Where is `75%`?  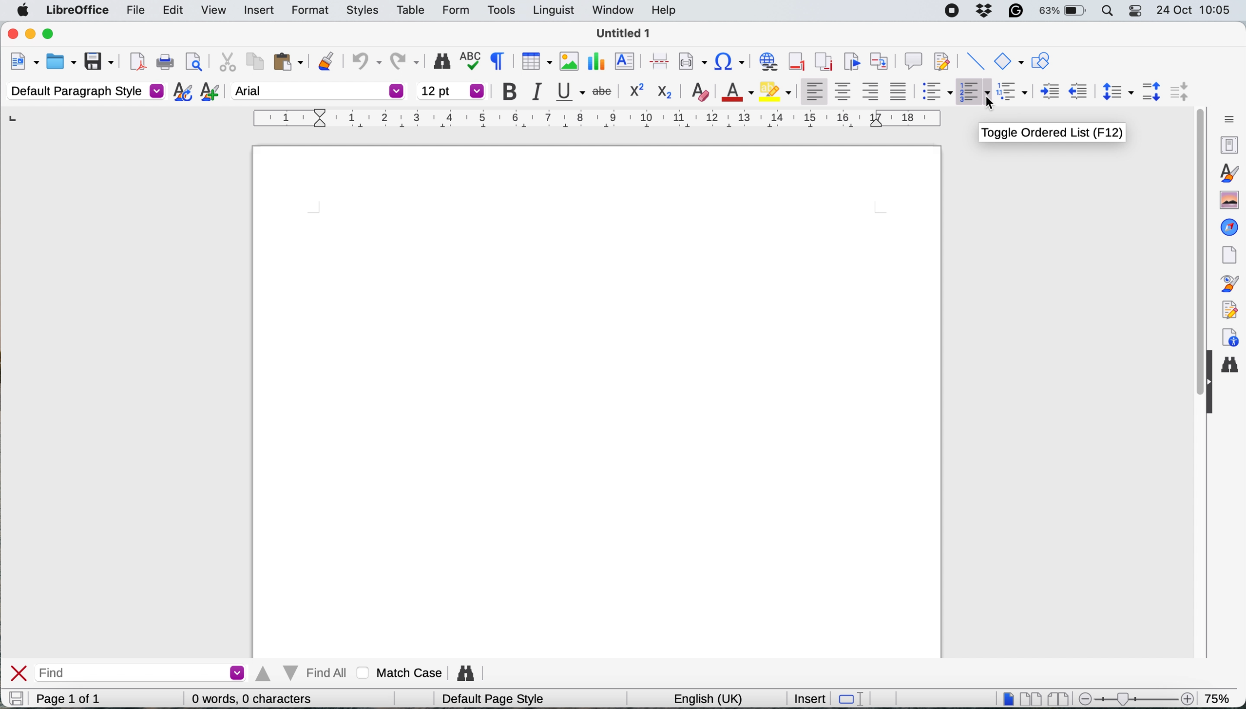 75% is located at coordinates (1219, 697).